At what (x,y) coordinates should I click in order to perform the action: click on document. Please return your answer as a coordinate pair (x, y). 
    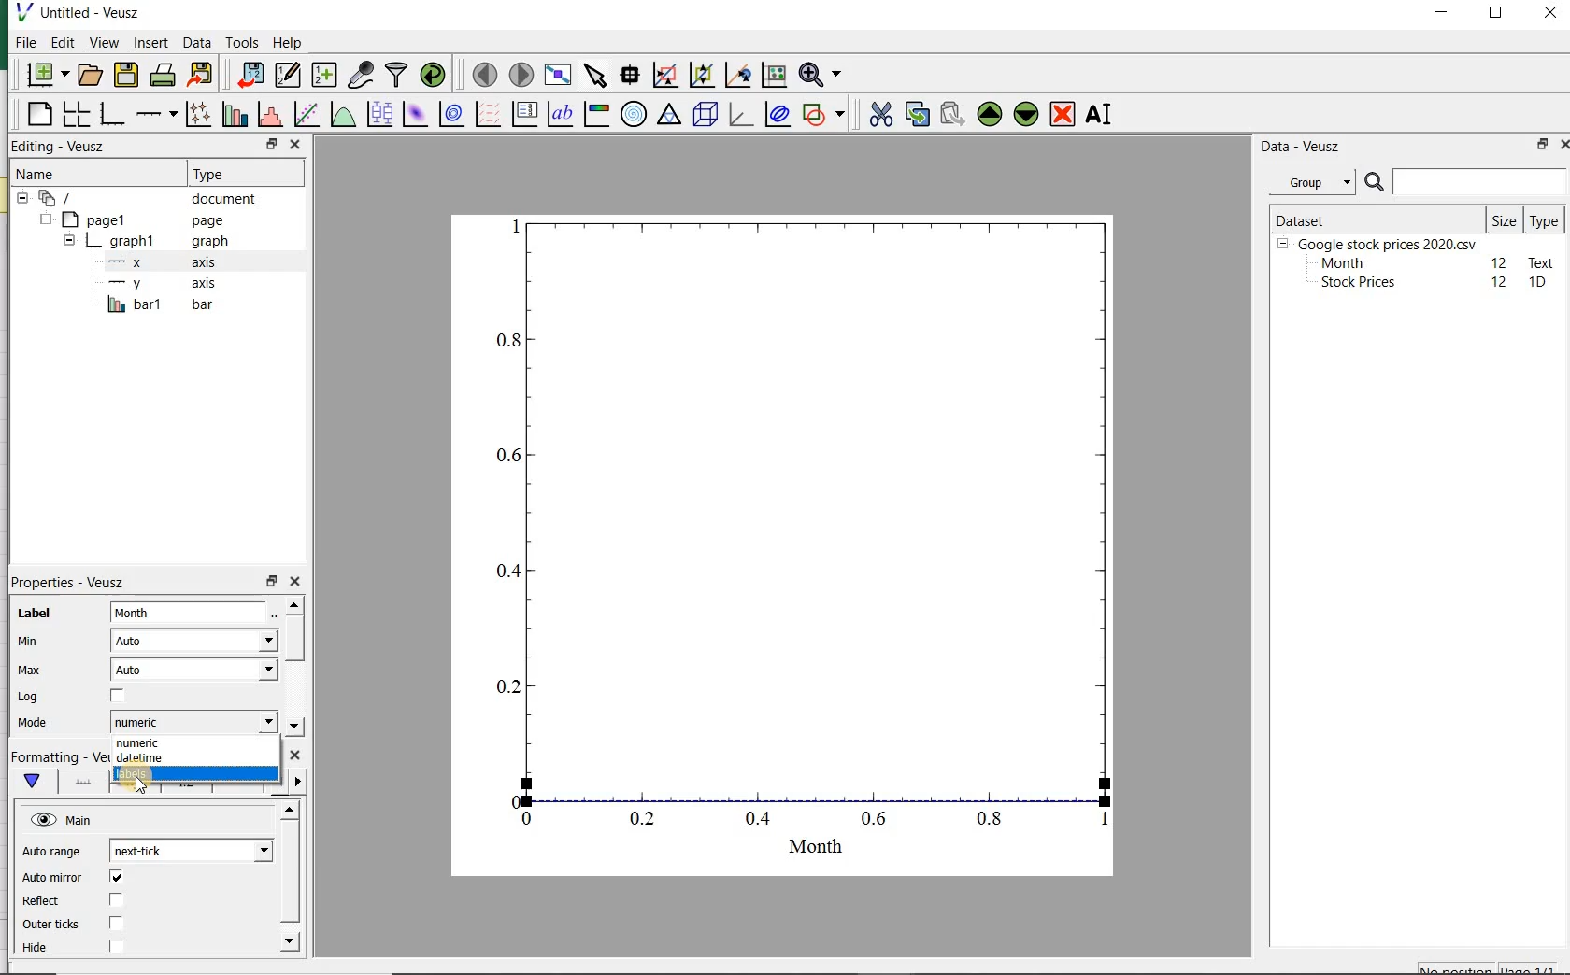
    Looking at the image, I should click on (145, 199).